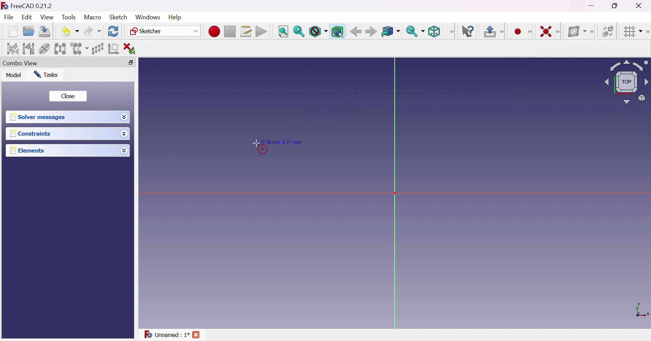 This screenshot has width=651, height=341. What do you see at coordinates (469, 31) in the screenshot?
I see `What's this?` at bounding box center [469, 31].